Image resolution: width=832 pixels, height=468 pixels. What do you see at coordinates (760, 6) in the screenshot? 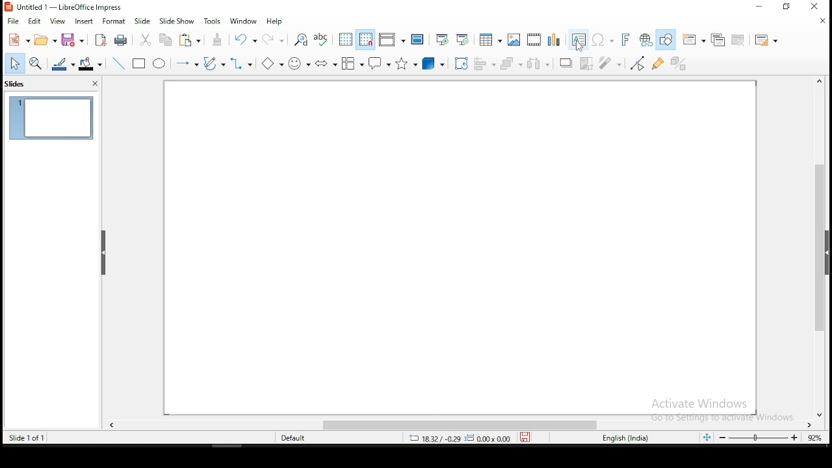
I see `minimize` at bounding box center [760, 6].